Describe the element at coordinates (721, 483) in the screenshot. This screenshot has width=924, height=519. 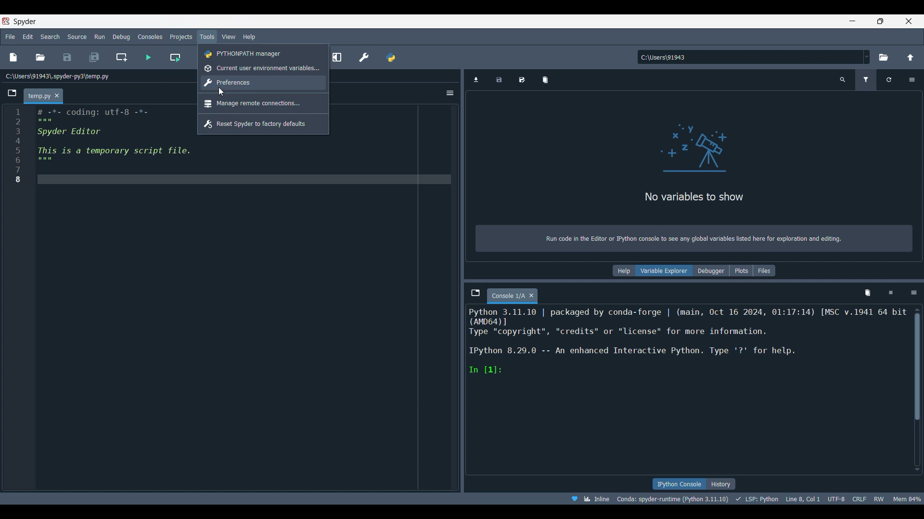
I see `History` at that location.